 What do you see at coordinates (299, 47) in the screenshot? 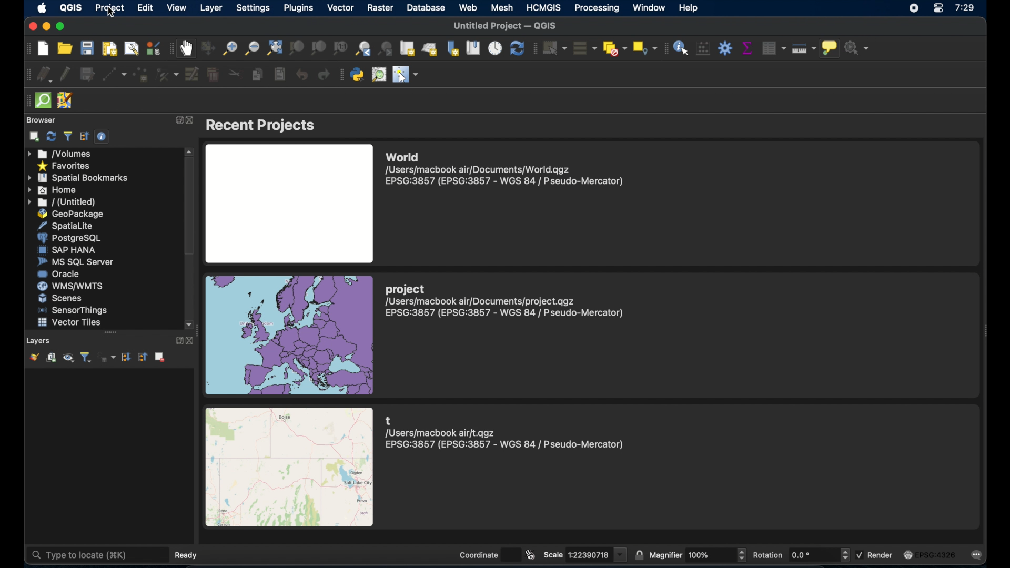
I see `zoom to selection` at bounding box center [299, 47].